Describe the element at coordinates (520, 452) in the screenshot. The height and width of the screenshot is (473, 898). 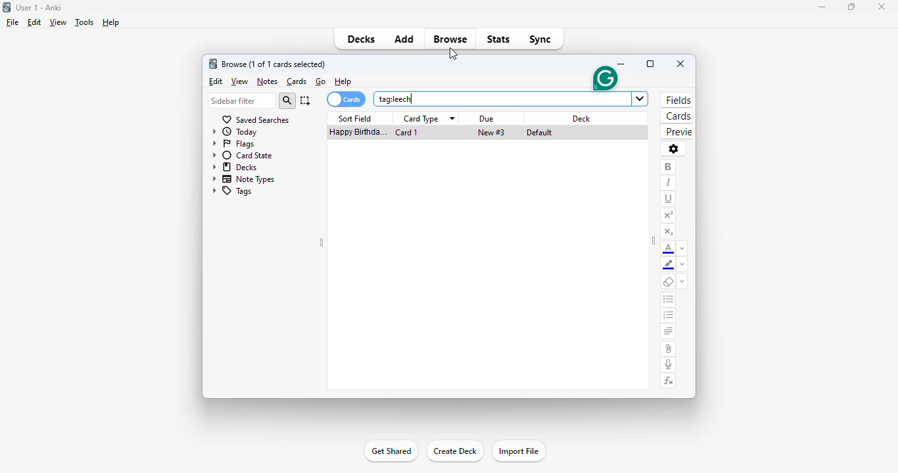
I see `import file` at that location.